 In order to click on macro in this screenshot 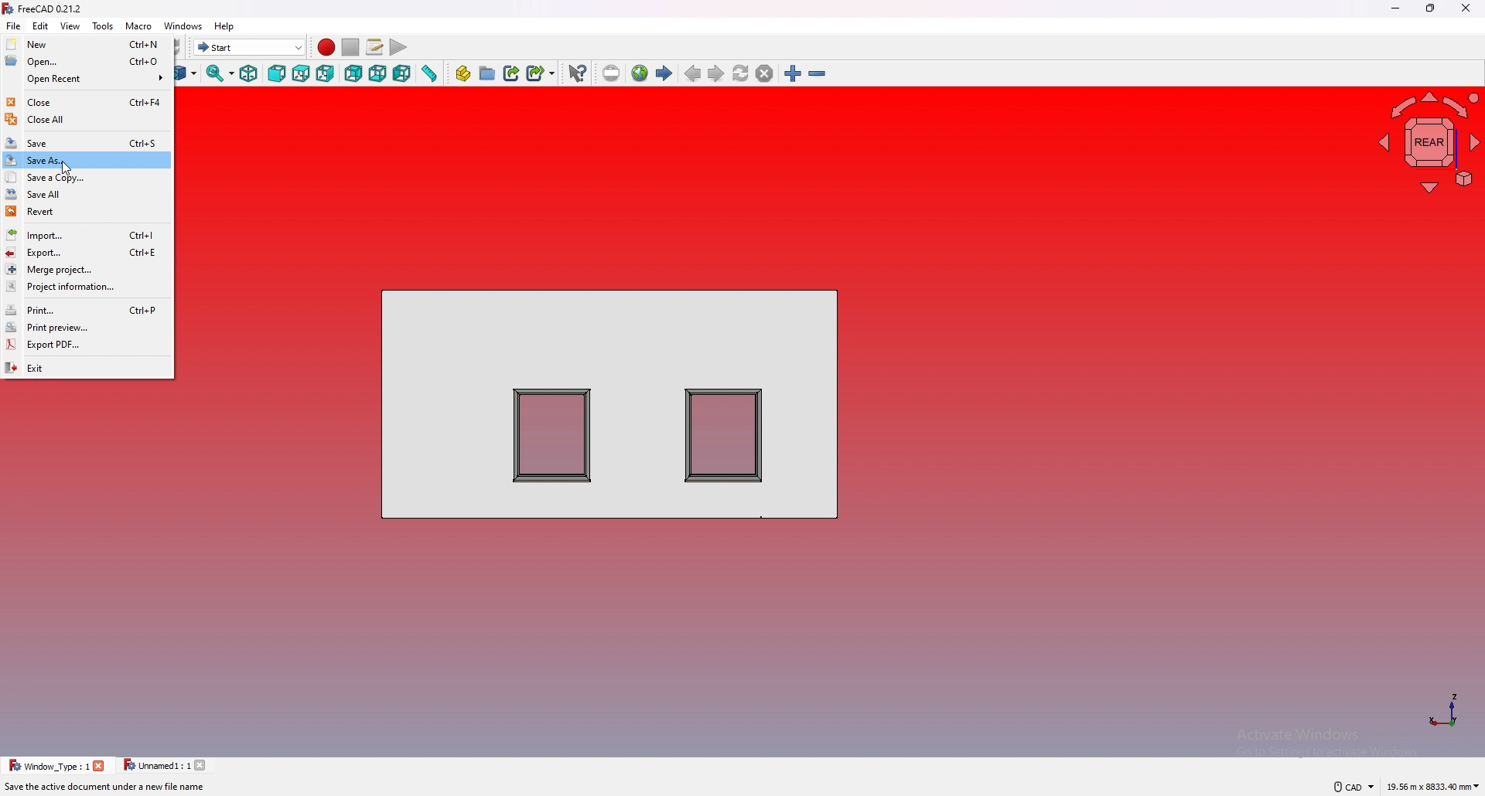, I will do `click(138, 26)`.